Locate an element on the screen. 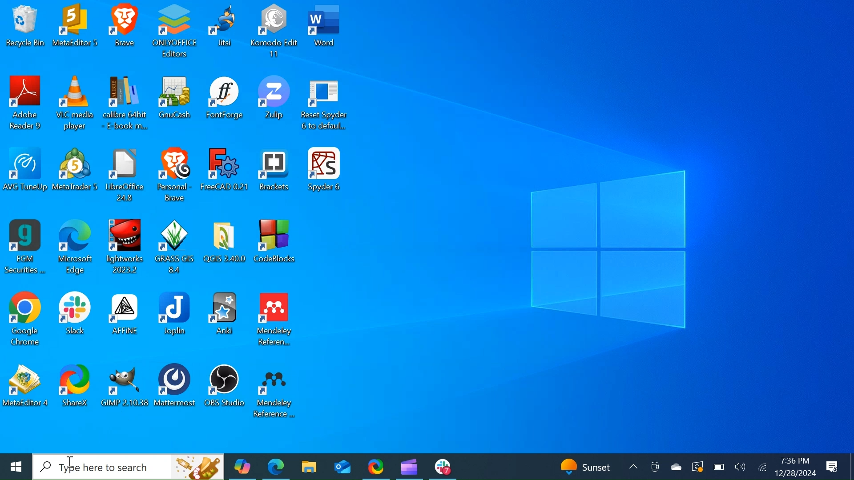  AVG TuneUp Desktop Icon is located at coordinates (25, 175).